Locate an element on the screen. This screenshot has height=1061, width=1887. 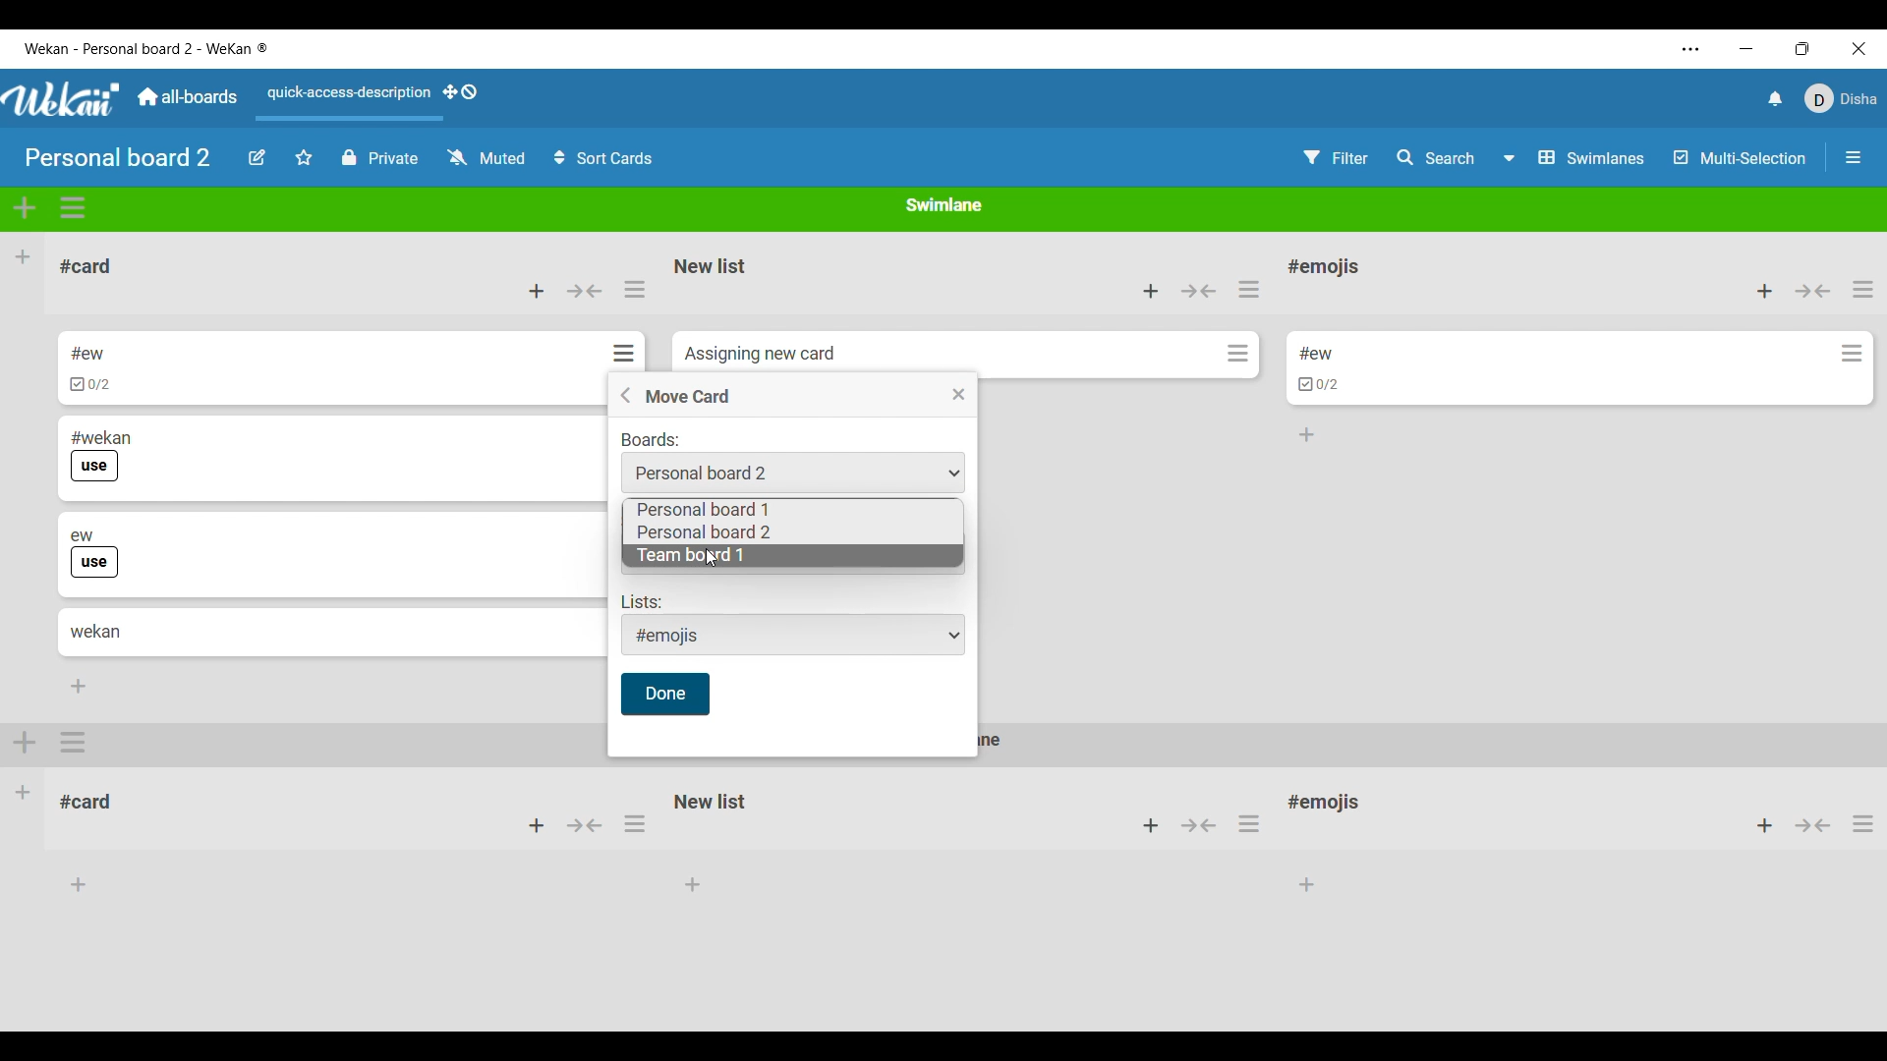
Filter is located at coordinates (1337, 158).